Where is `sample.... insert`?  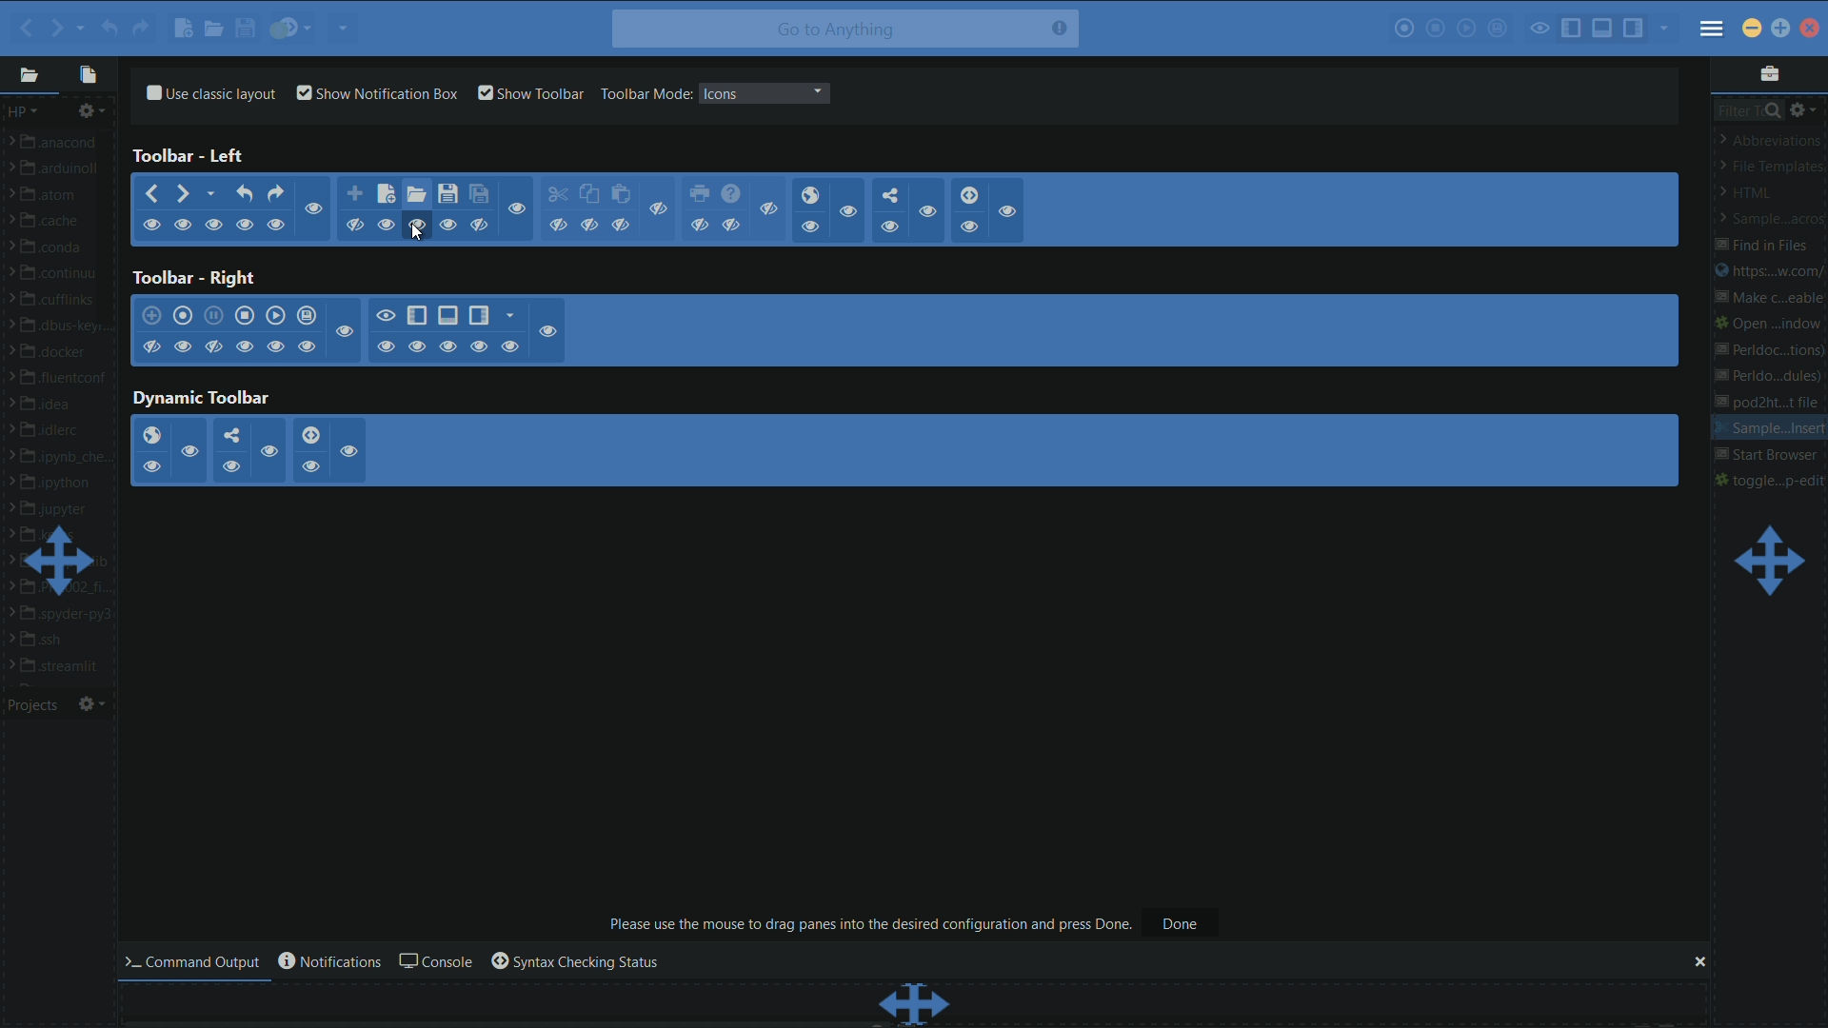 sample.... insert is located at coordinates (1769, 429).